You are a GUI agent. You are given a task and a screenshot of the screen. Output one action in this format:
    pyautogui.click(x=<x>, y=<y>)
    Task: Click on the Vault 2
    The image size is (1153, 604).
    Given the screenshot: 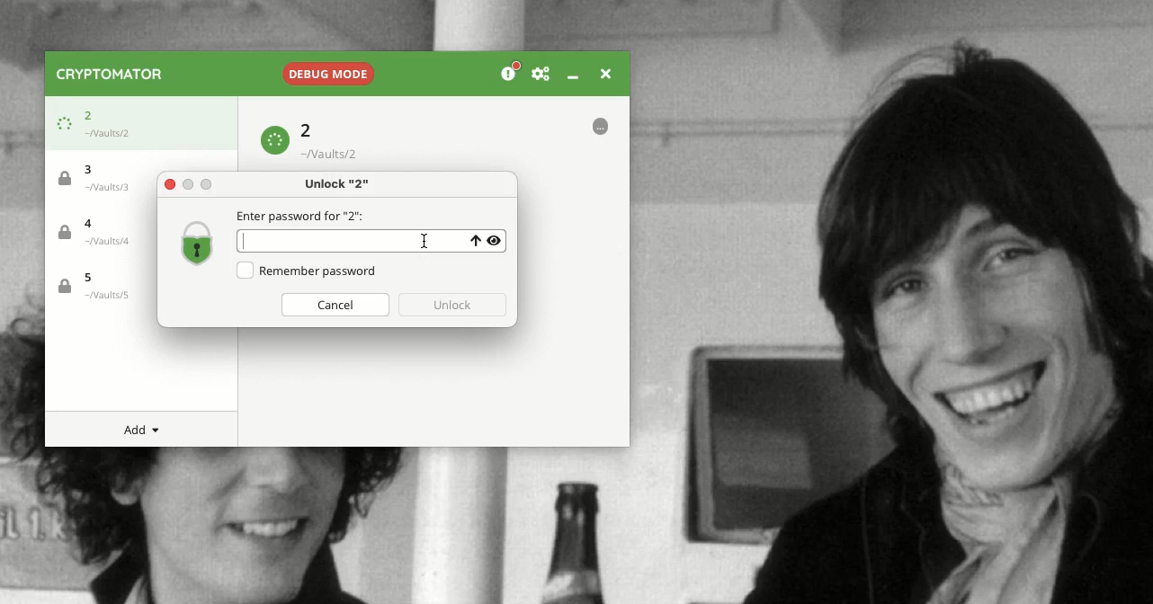 What is the action you would take?
    pyautogui.click(x=113, y=120)
    